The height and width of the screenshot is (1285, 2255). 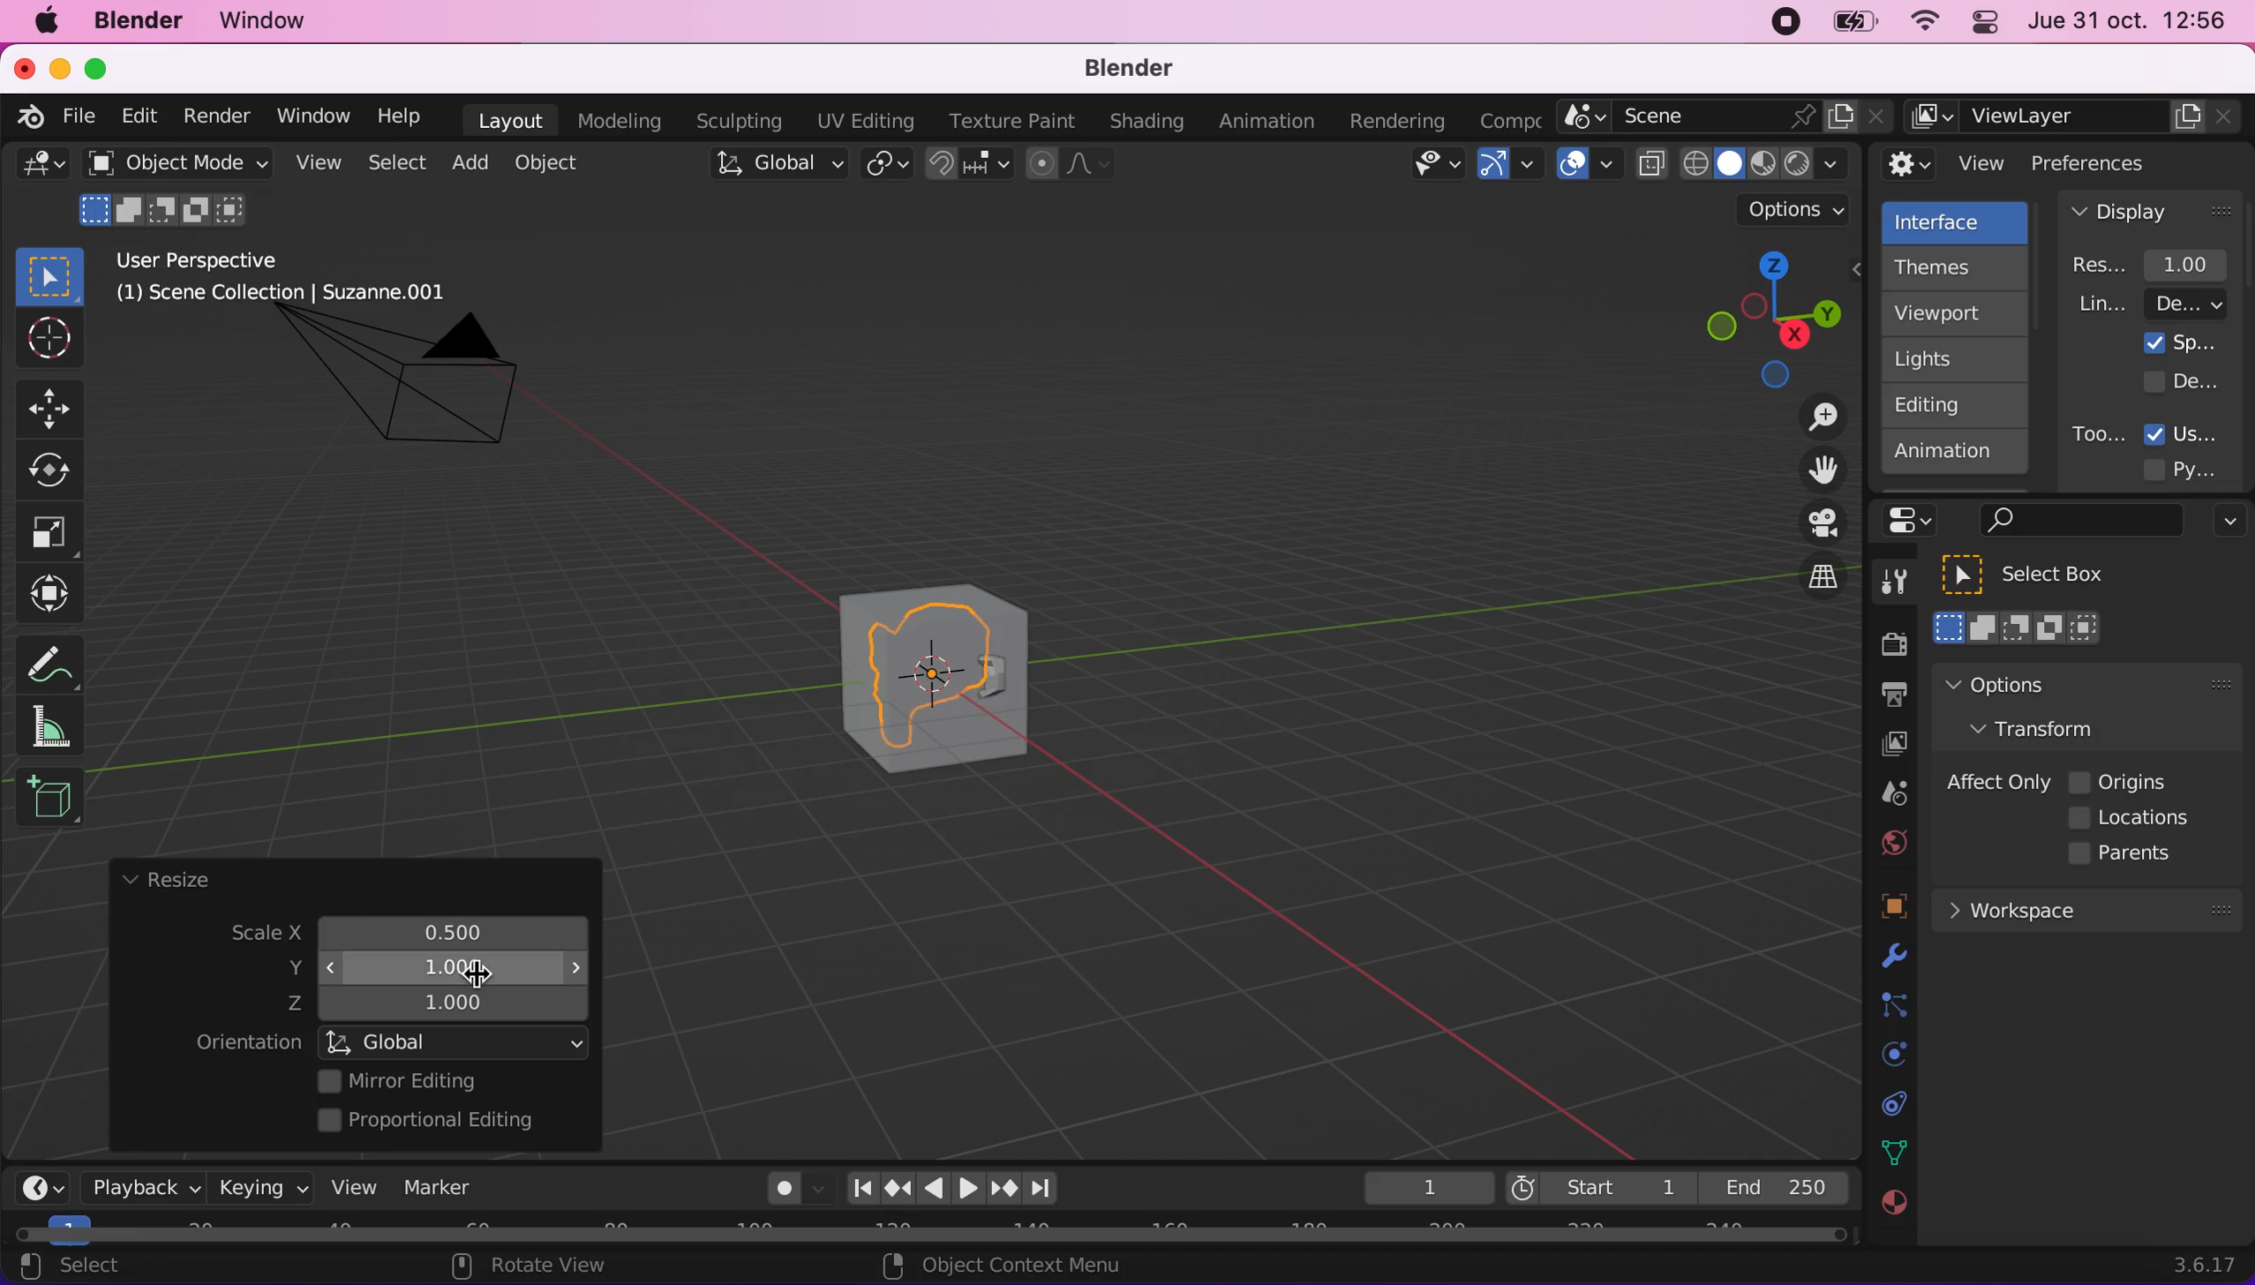 What do you see at coordinates (1952, 267) in the screenshot?
I see `themes` at bounding box center [1952, 267].